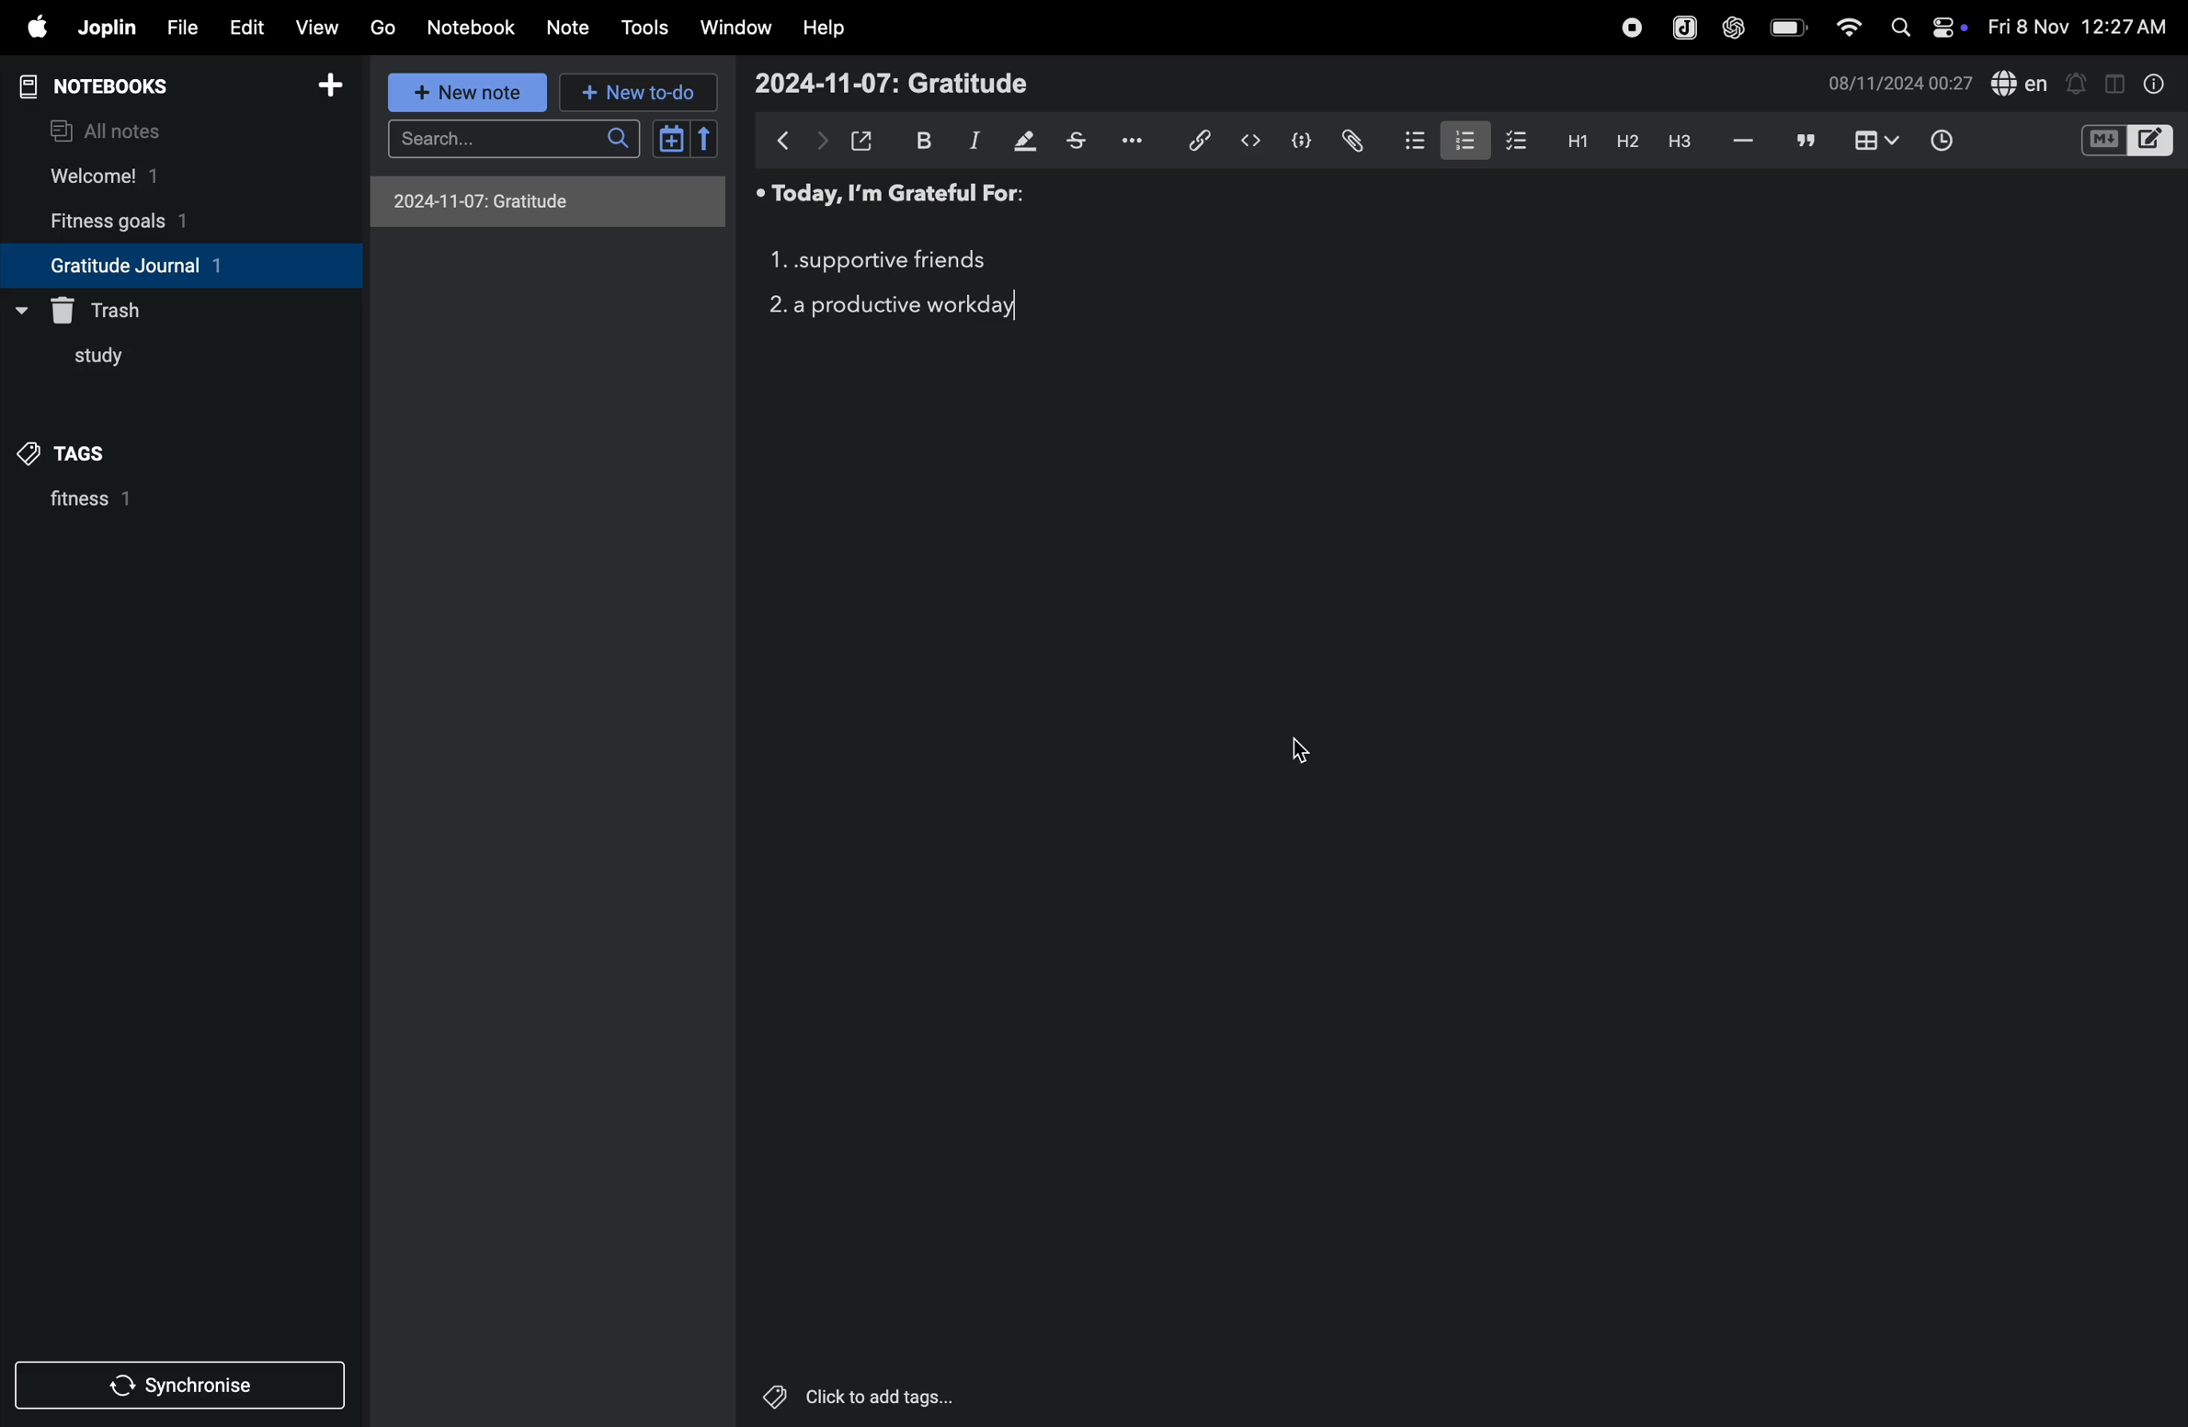 Image resolution: width=2188 pixels, height=1427 pixels. What do you see at coordinates (520, 137) in the screenshot?
I see `search bar` at bounding box center [520, 137].